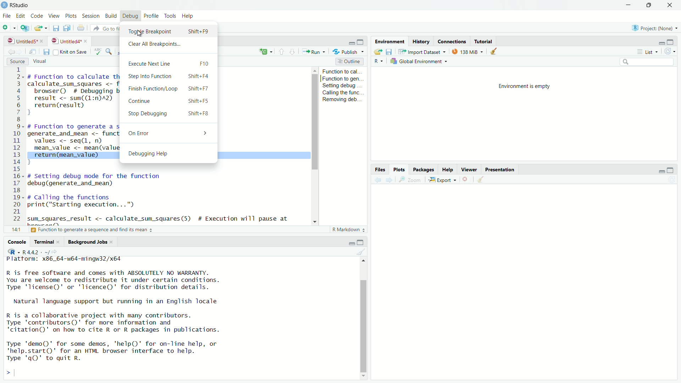 The image size is (681, 383). What do you see at coordinates (280, 51) in the screenshot?
I see `go to previous section/chunk` at bounding box center [280, 51].